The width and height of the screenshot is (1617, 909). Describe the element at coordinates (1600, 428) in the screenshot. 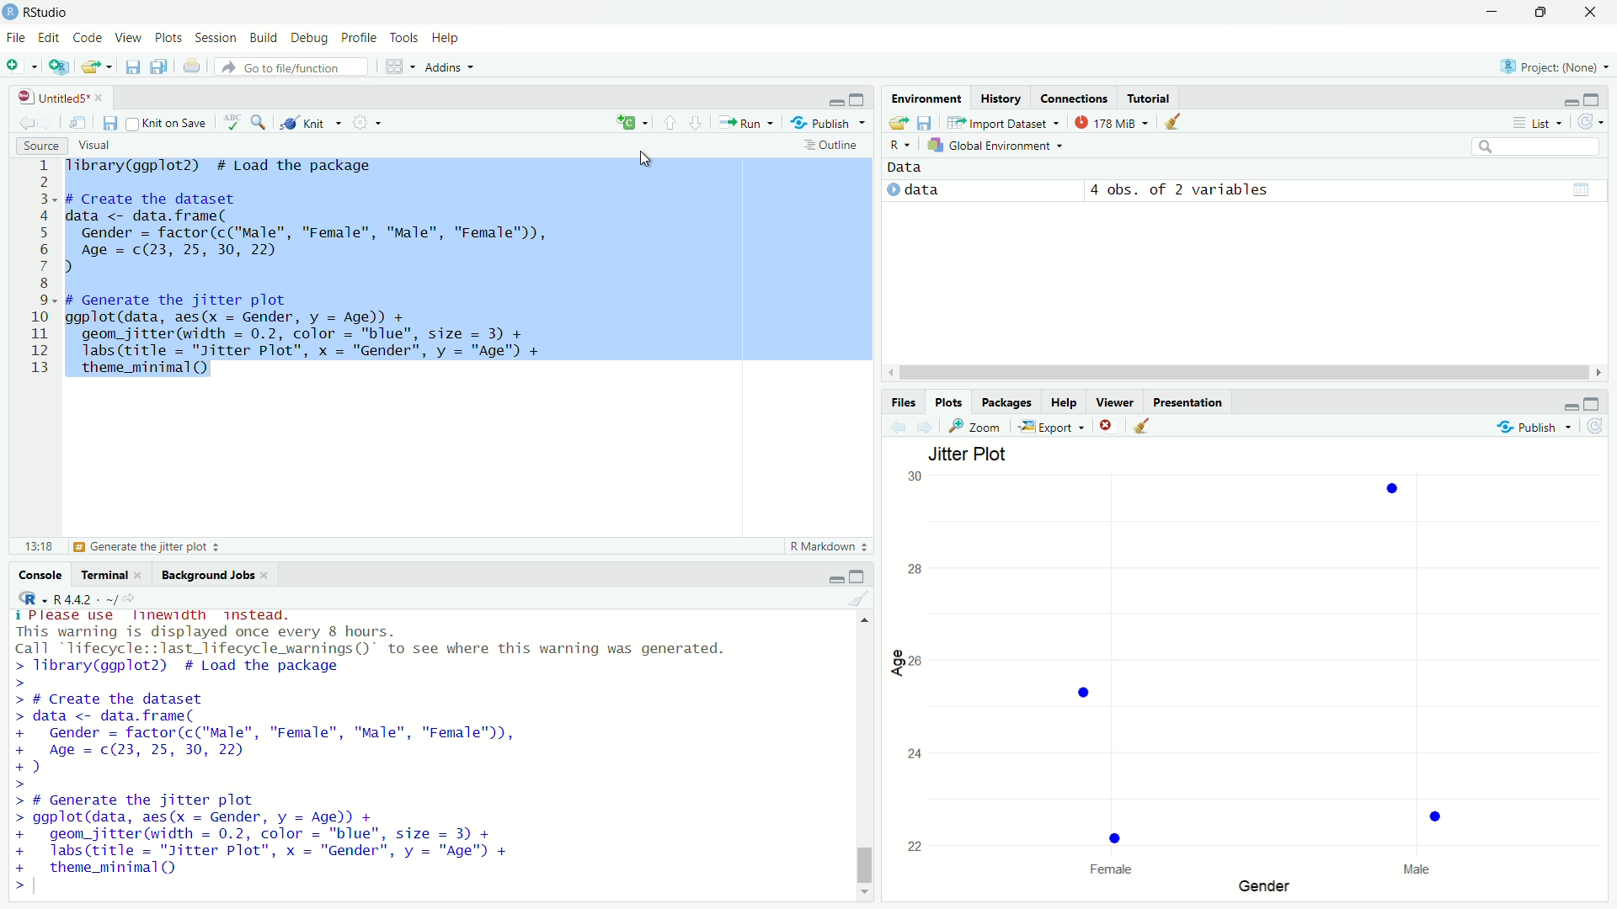

I see `refresh` at that location.